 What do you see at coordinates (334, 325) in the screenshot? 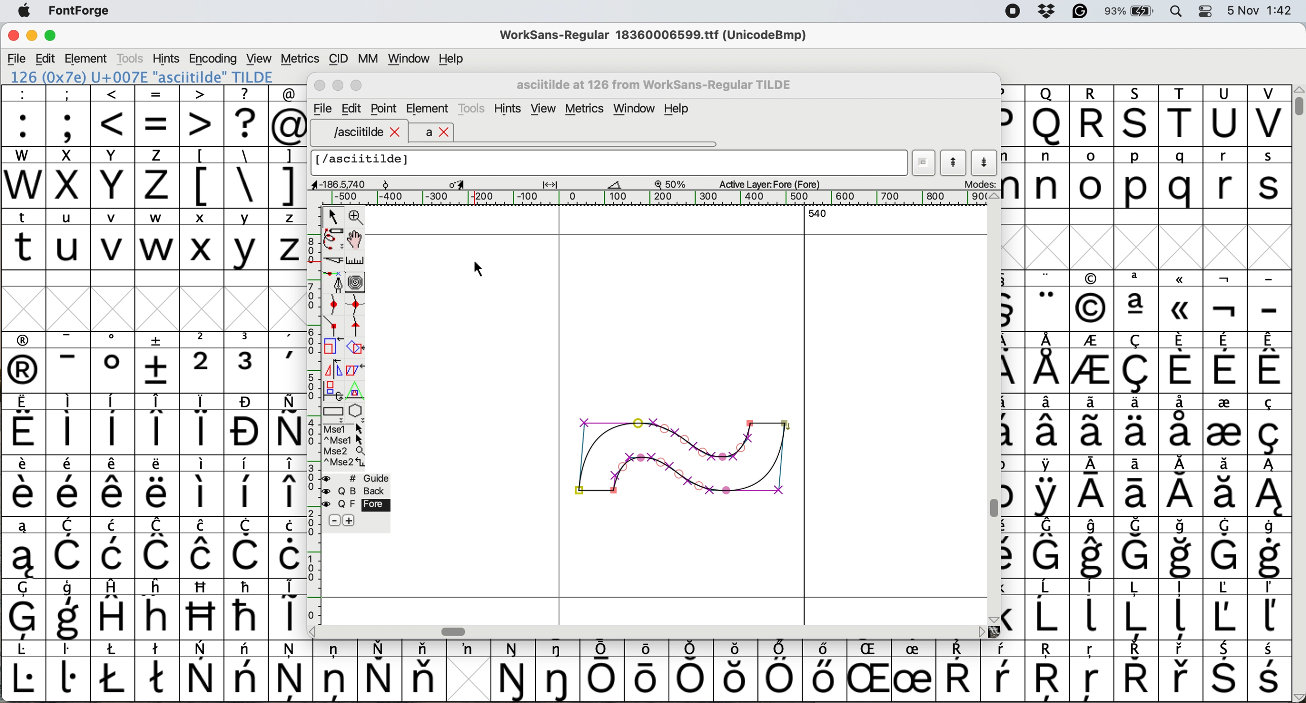
I see `add a comer point` at bounding box center [334, 325].